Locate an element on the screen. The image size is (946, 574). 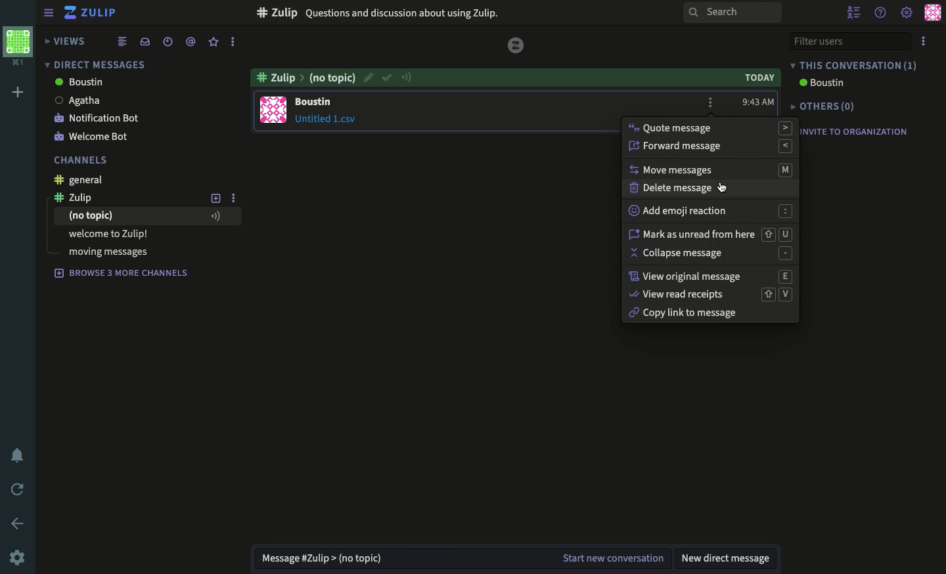
moving messages is located at coordinates (107, 253).